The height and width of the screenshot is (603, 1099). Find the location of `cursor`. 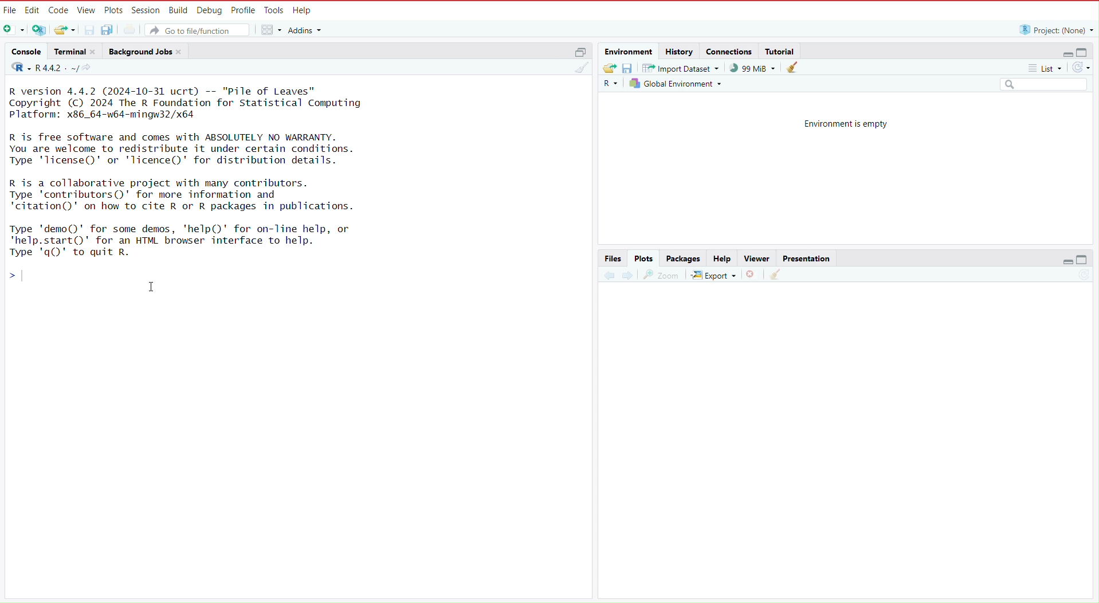

cursor is located at coordinates (150, 287).